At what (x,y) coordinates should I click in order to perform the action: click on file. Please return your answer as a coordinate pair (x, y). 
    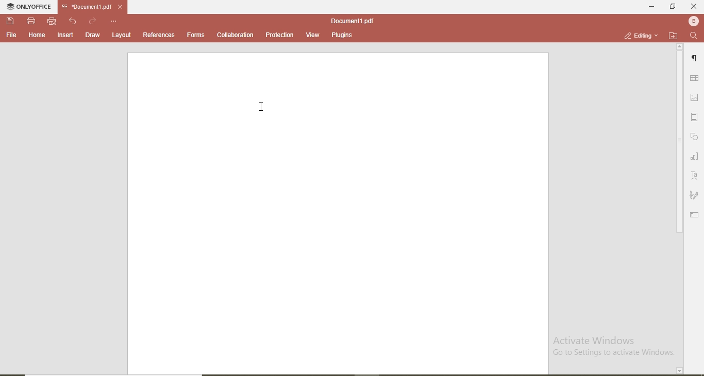
    Looking at the image, I should click on (11, 36).